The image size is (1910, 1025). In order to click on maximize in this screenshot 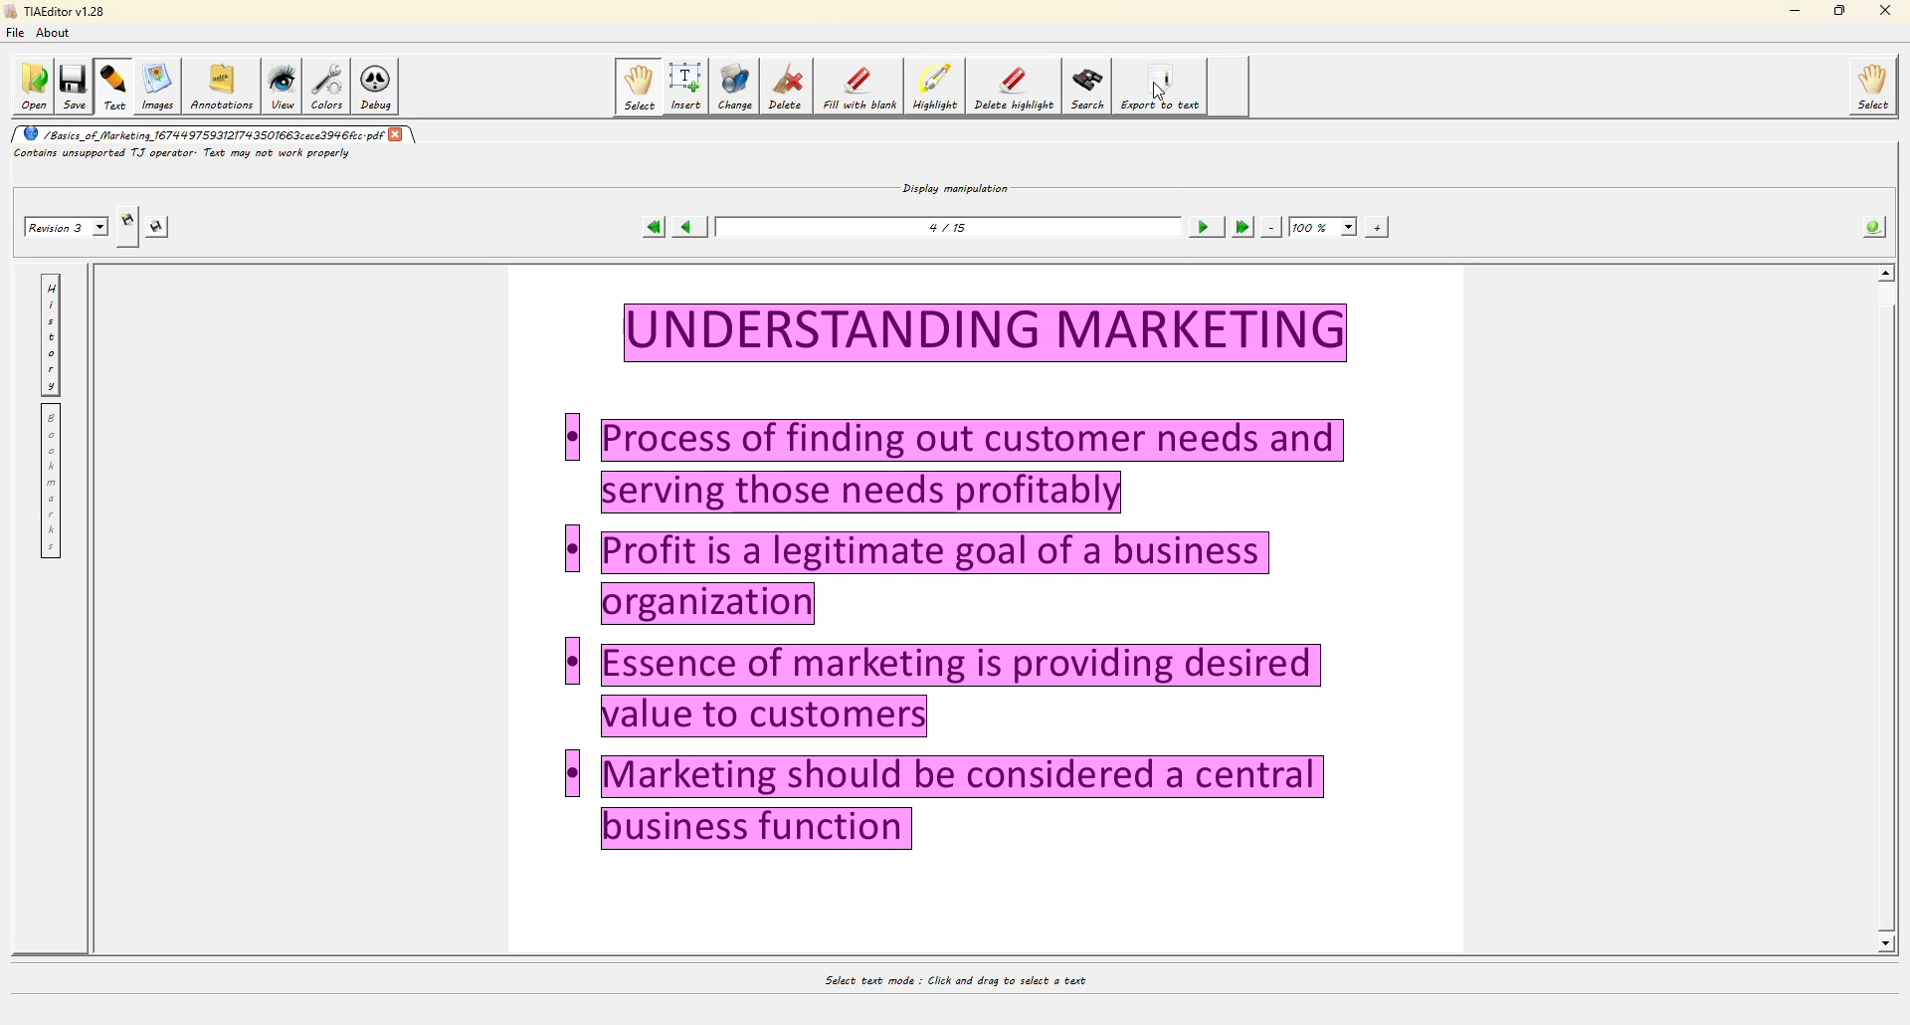, I will do `click(1836, 12)`.